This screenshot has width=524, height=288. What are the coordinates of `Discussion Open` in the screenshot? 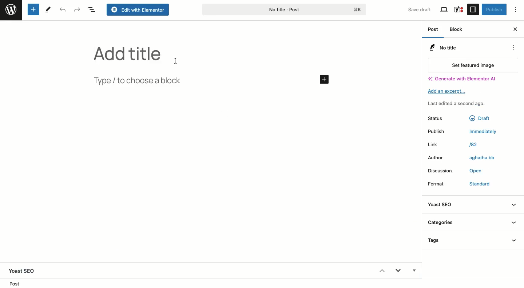 It's located at (442, 171).